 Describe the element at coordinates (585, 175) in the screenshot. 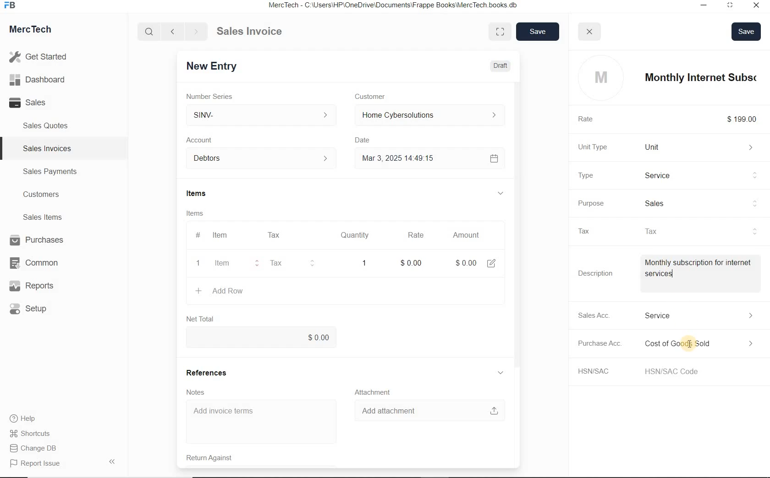

I see `Type` at that location.